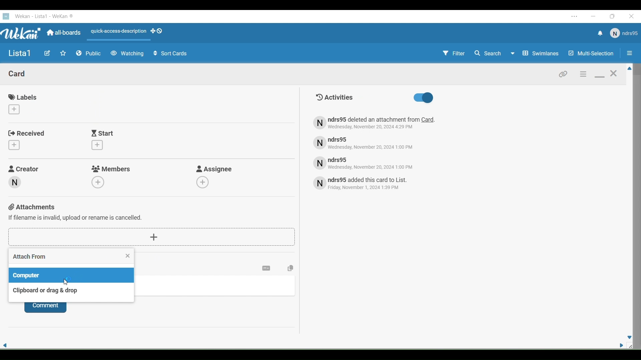 This screenshot has height=360, width=641. Describe the element at coordinates (97, 145) in the screenshot. I see `Add start` at that location.